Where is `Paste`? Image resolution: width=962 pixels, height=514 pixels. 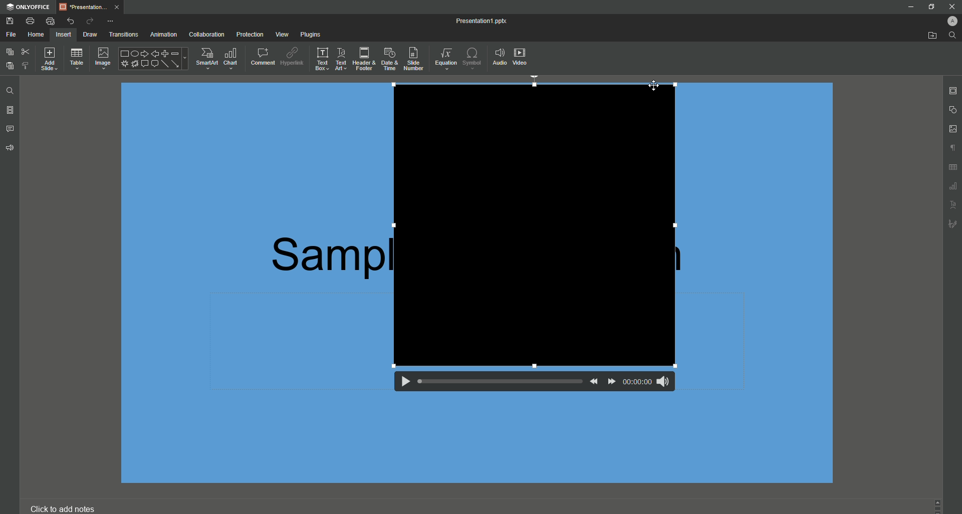 Paste is located at coordinates (9, 67).